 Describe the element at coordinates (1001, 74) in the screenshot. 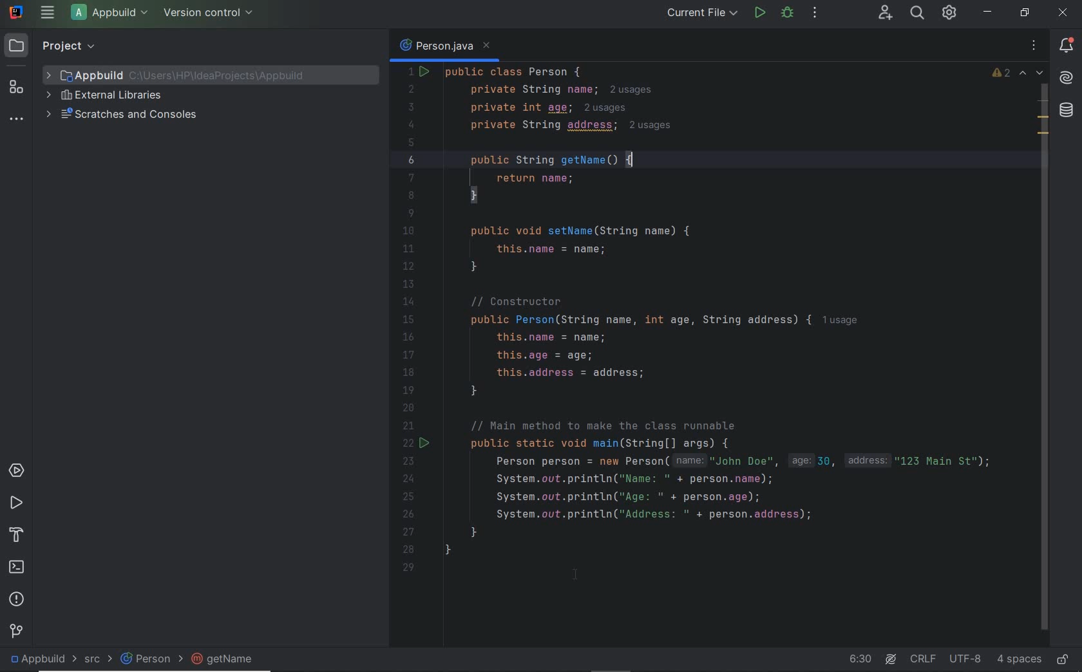

I see `warnings` at that location.